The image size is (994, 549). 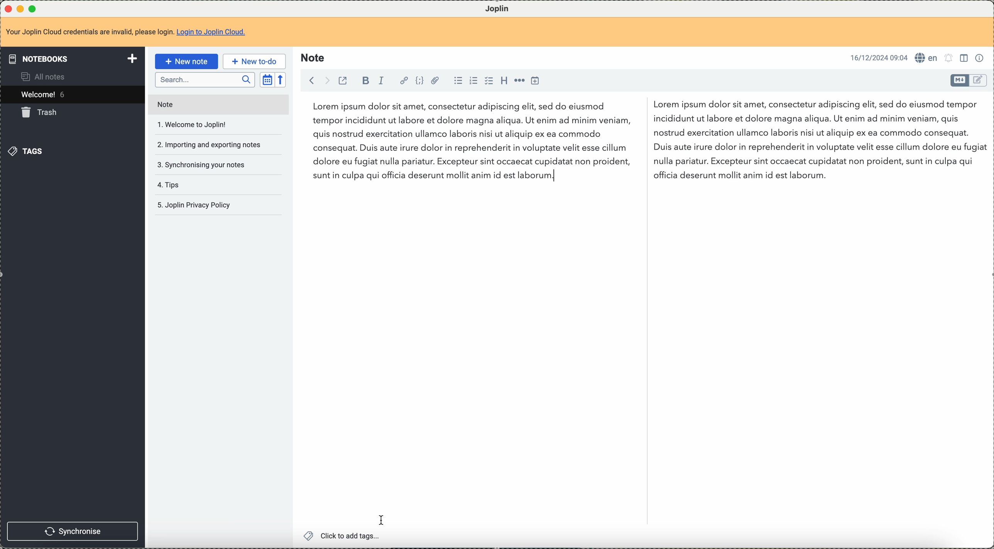 What do you see at coordinates (465, 143) in the screenshot?
I see `Lorem ipsum dolor sit amet, consectetur...` at bounding box center [465, 143].